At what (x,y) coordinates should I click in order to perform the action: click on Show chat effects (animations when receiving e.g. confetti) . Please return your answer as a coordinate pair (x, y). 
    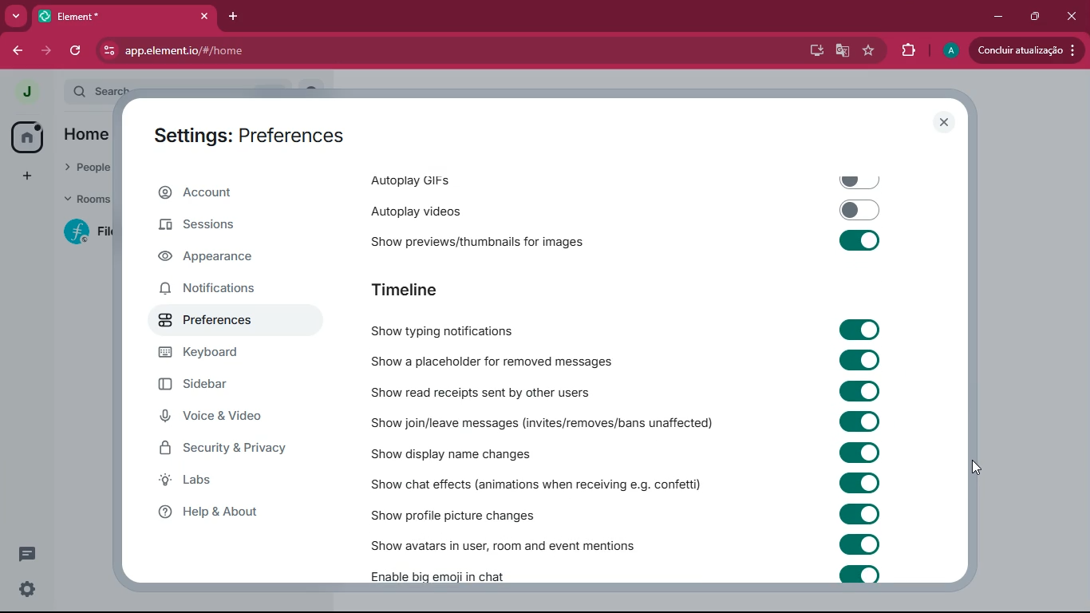
    Looking at the image, I should click on (633, 485).